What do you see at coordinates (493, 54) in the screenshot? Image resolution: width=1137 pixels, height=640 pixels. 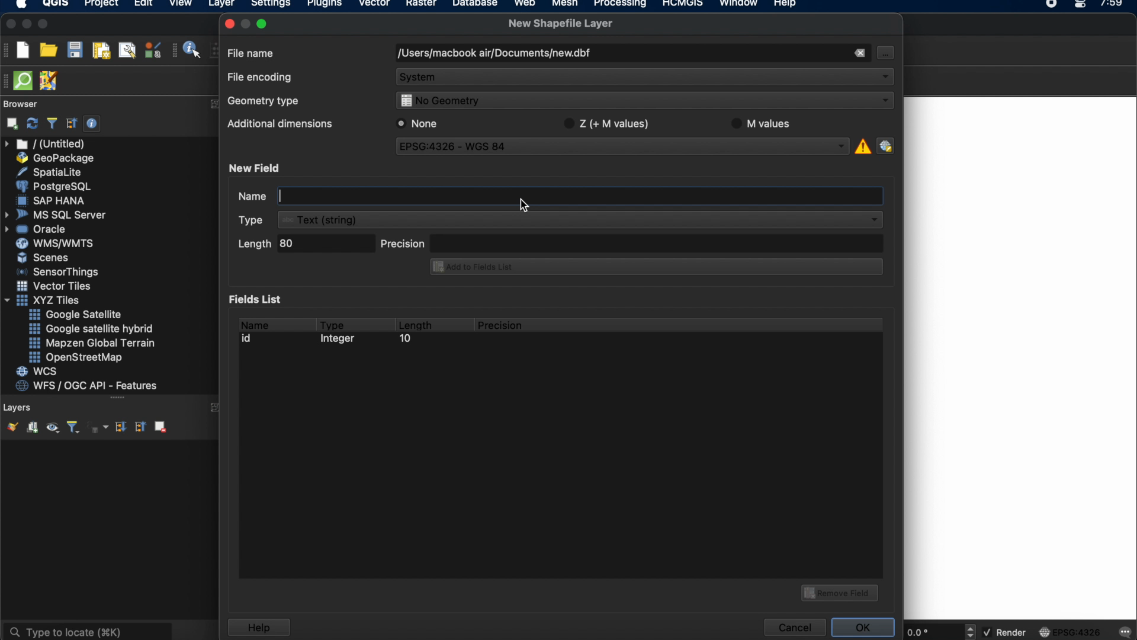 I see `file name, type, location` at bounding box center [493, 54].